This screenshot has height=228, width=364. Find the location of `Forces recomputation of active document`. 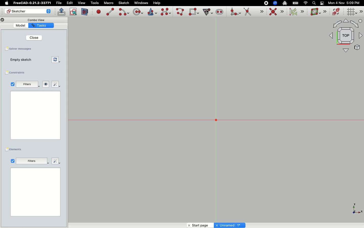

Forces recomputation of active document is located at coordinates (56, 60).